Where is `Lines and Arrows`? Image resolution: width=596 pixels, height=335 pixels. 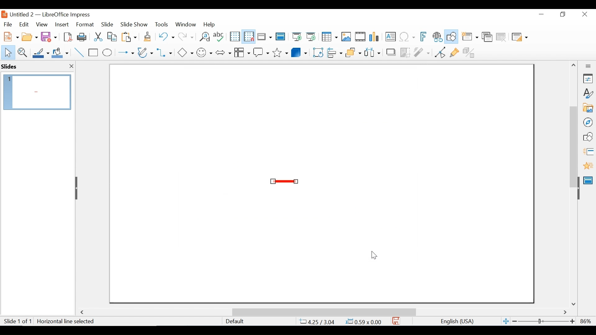
Lines and Arrows is located at coordinates (124, 53).